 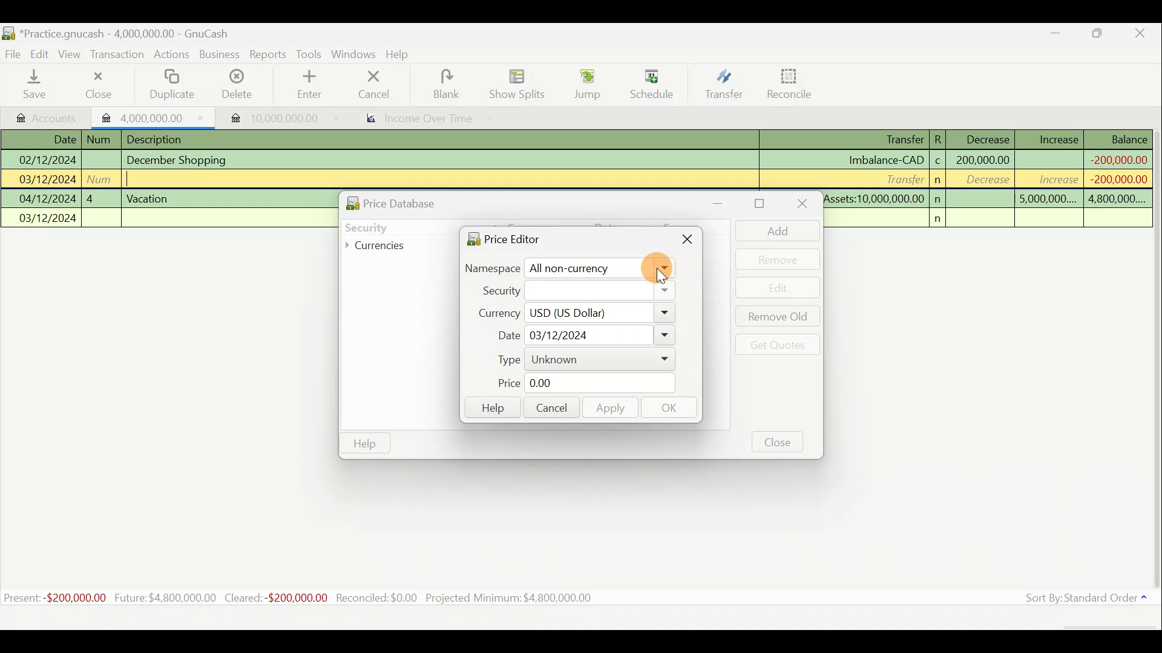 What do you see at coordinates (46, 158) in the screenshot?
I see `02/12/2024` at bounding box center [46, 158].